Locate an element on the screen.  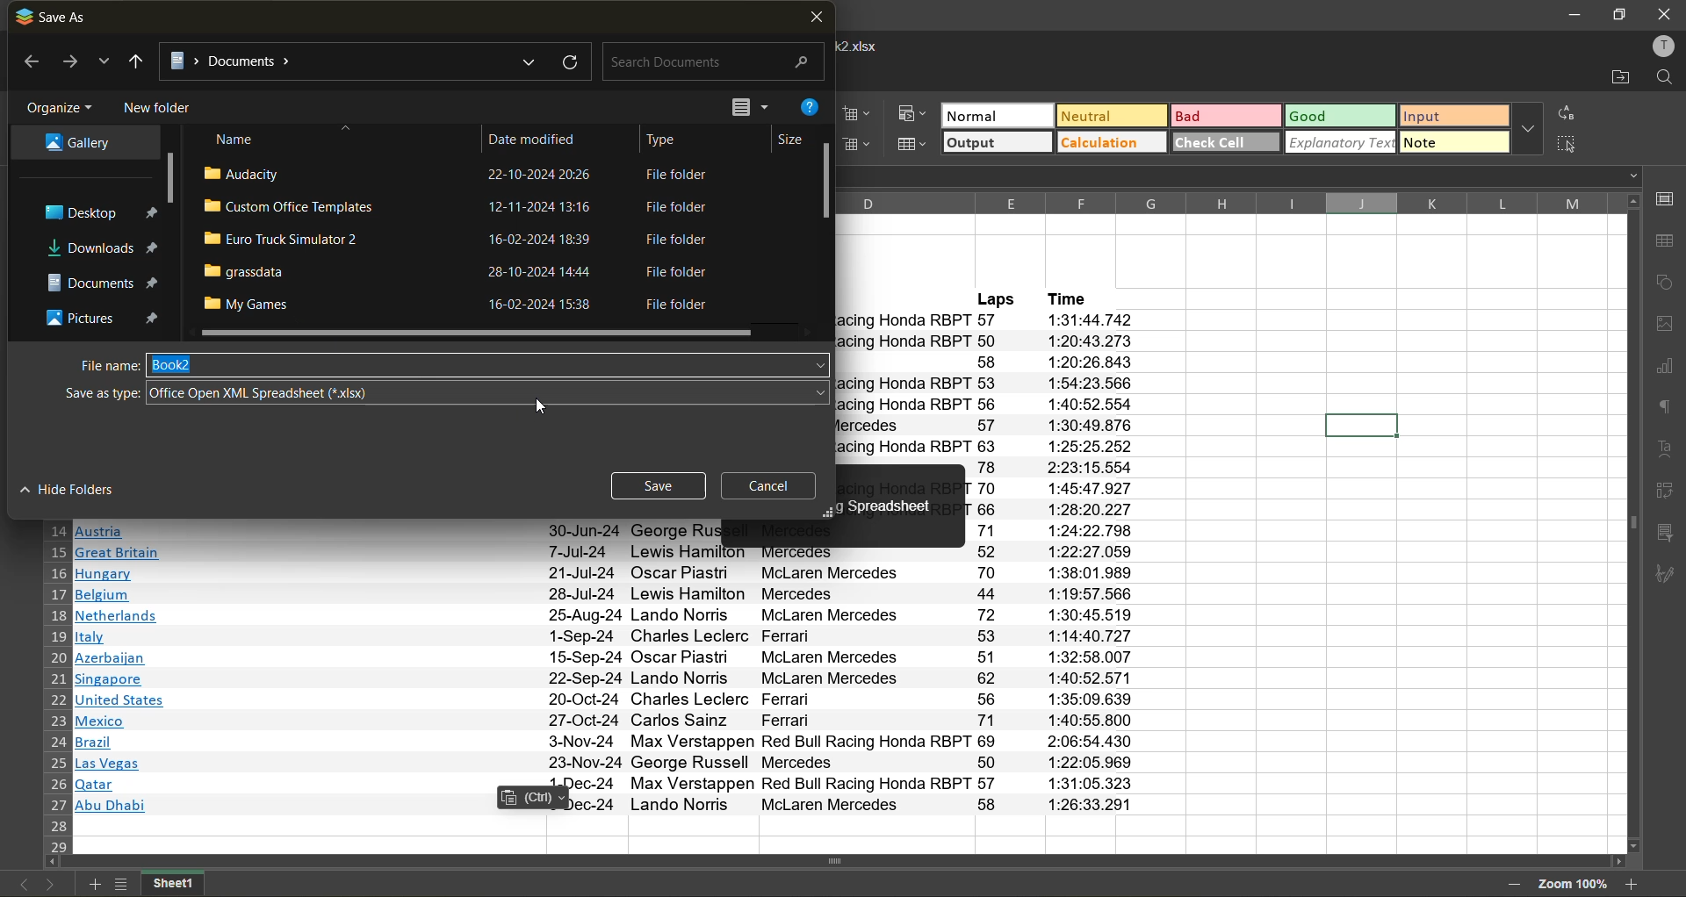
move down is located at coordinates (1635, 845).